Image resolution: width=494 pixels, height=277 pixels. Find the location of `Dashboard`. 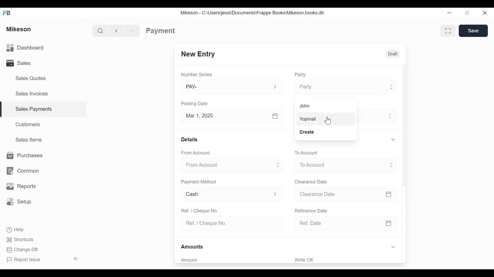

Dashboard is located at coordinates (34, 48).